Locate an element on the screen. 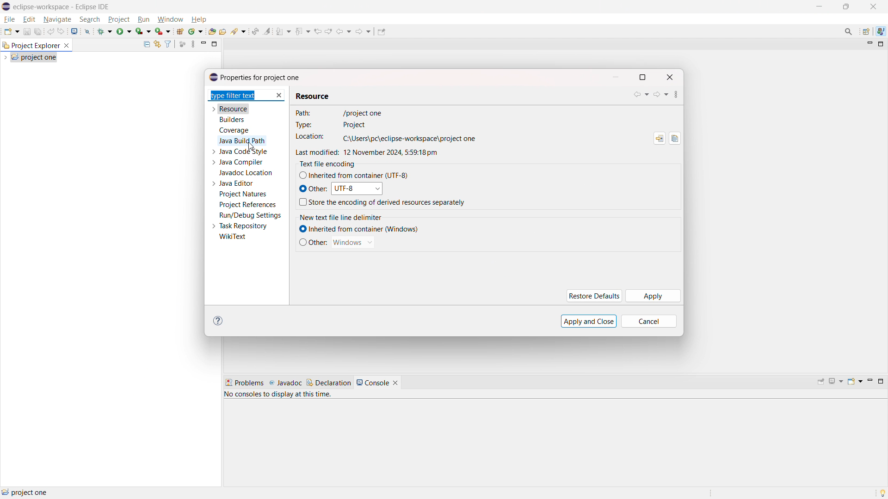  run/debug settings is located at coordinates (251, 215).